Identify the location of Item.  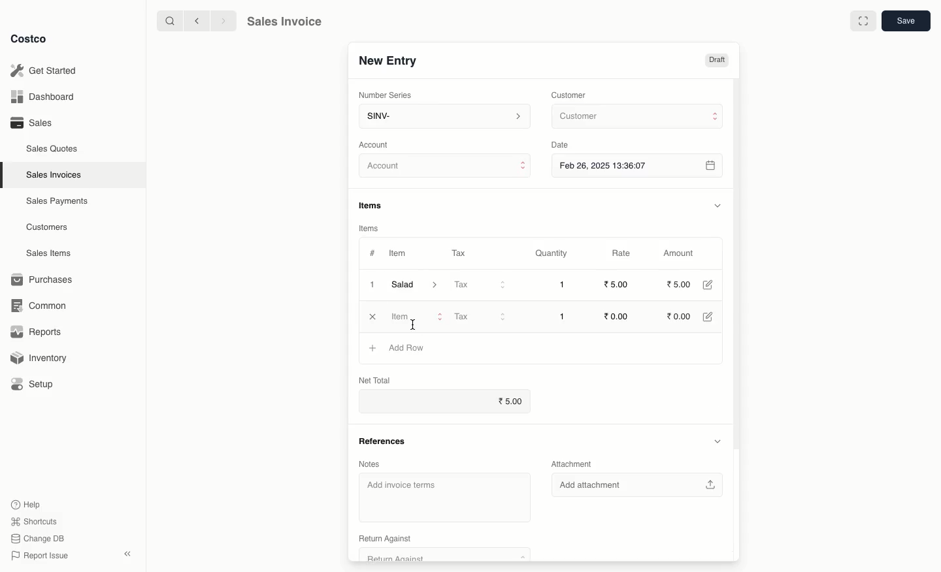
(418, 317).